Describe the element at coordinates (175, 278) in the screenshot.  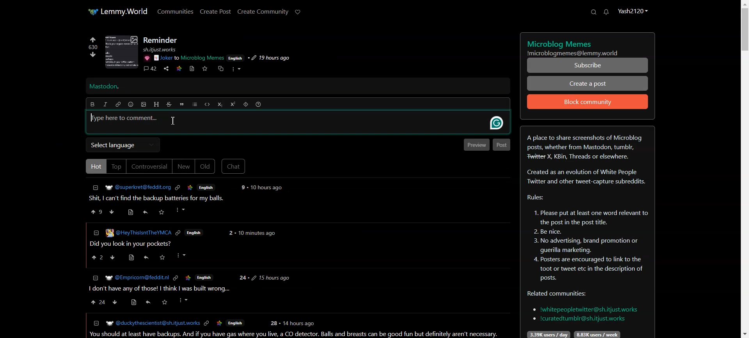
I see `` at that location.